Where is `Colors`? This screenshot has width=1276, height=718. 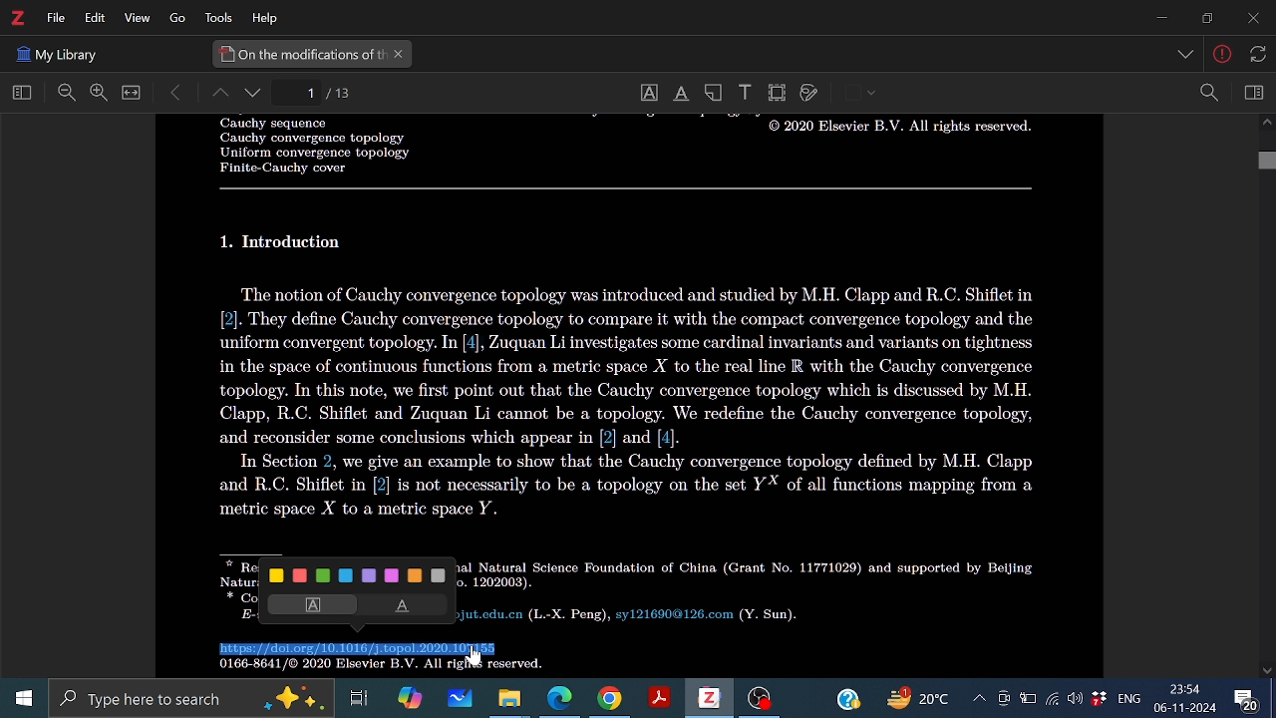
Colors is located at coordinates (360, 574).